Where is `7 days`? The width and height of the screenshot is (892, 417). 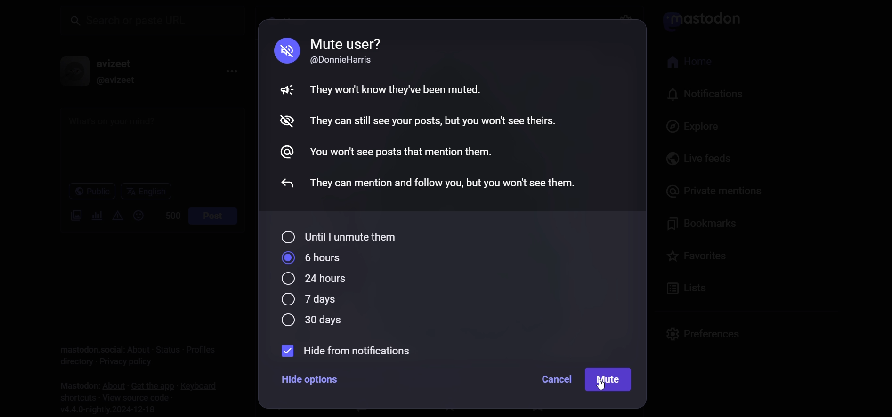 7 days is located at coordinates (308, 299).